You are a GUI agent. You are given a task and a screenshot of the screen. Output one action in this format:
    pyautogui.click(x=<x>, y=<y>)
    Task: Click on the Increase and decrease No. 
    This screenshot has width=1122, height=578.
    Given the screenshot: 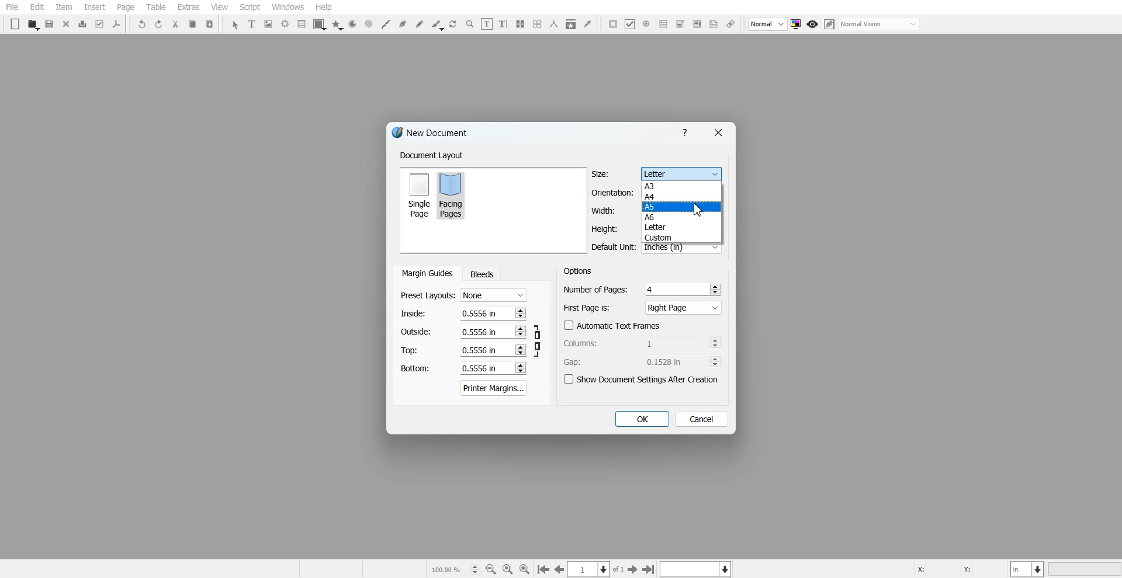 What is the action you would take?
    pyautogui.click(x=520, y=350)
    